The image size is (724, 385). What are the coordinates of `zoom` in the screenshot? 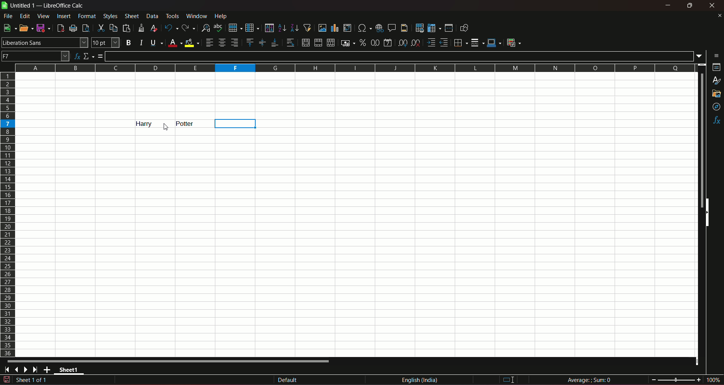 It's located at (686, 379).